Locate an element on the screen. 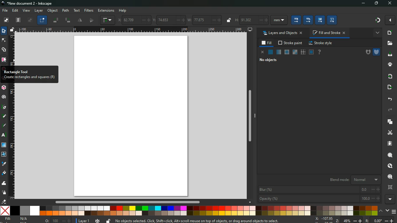 Image resolution: width=397 pixels, height=223 pixels. edit is located at coordinates (332, 20).